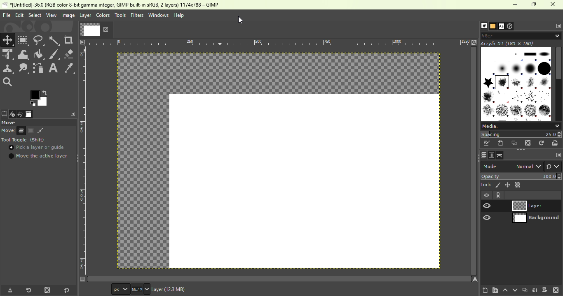 The image size is (563, 296). I want to click on Free select, so click(38, 122).